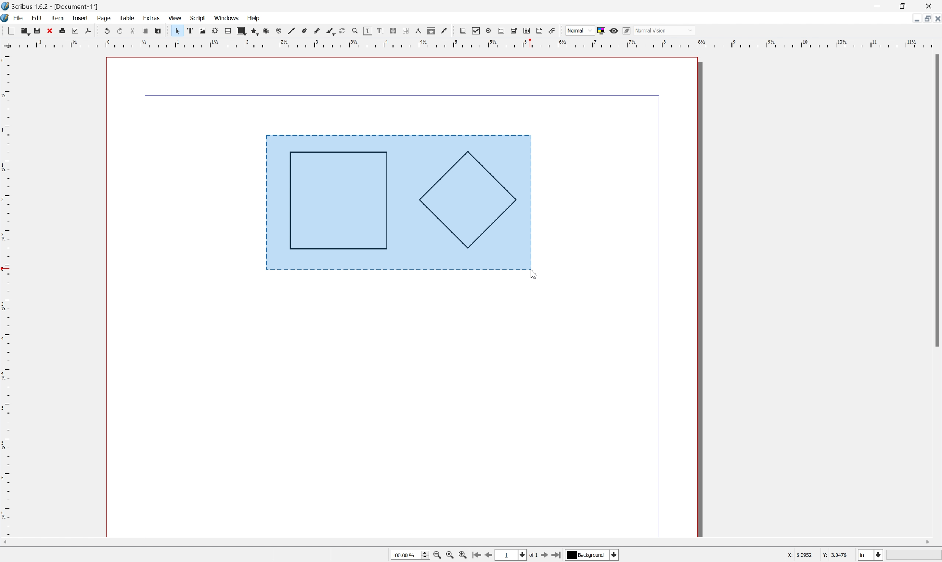 This screenshot has height=562, width=942. What do you see at coordinates (913, 19) in the screenshot?
I see `Minimize` at bounding box center [913, 19].